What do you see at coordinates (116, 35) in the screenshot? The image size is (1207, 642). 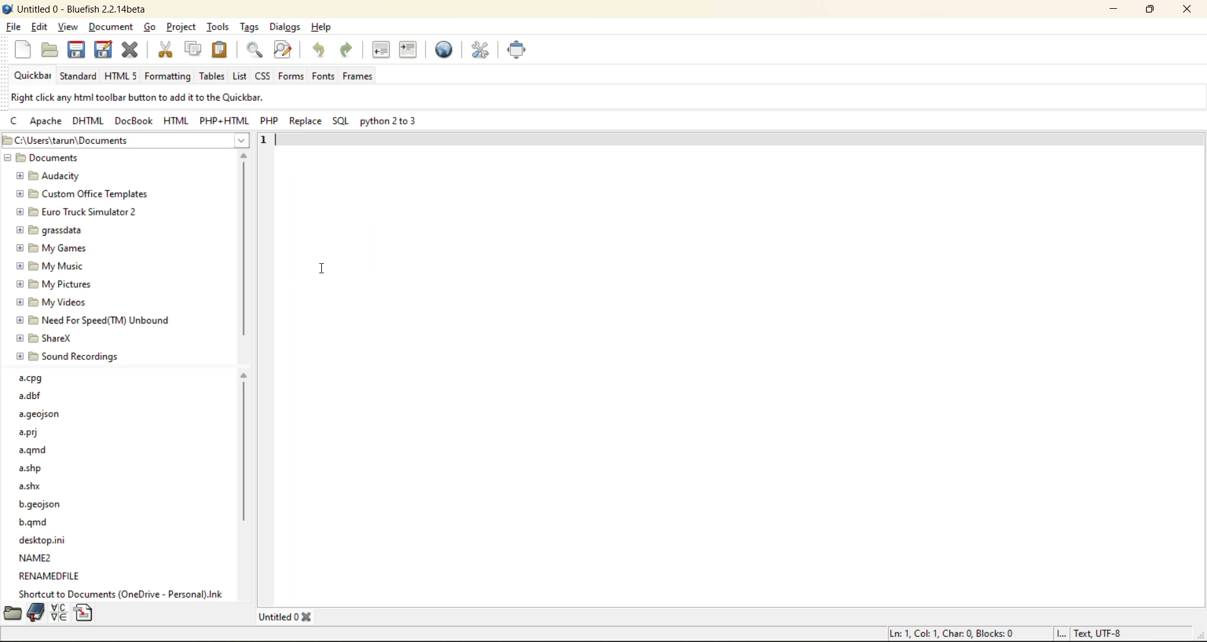 I see `cursor` at bounding box center [116, 35].